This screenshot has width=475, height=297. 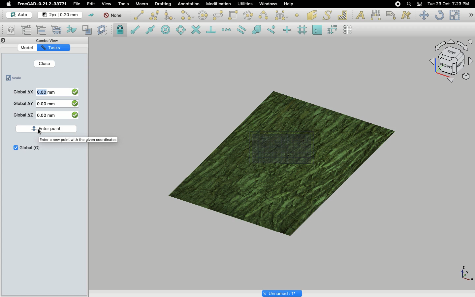 What do you see at coordinates (439, 15) in the screenshot?
I see `Refresh` at bounding box center [439, 15].